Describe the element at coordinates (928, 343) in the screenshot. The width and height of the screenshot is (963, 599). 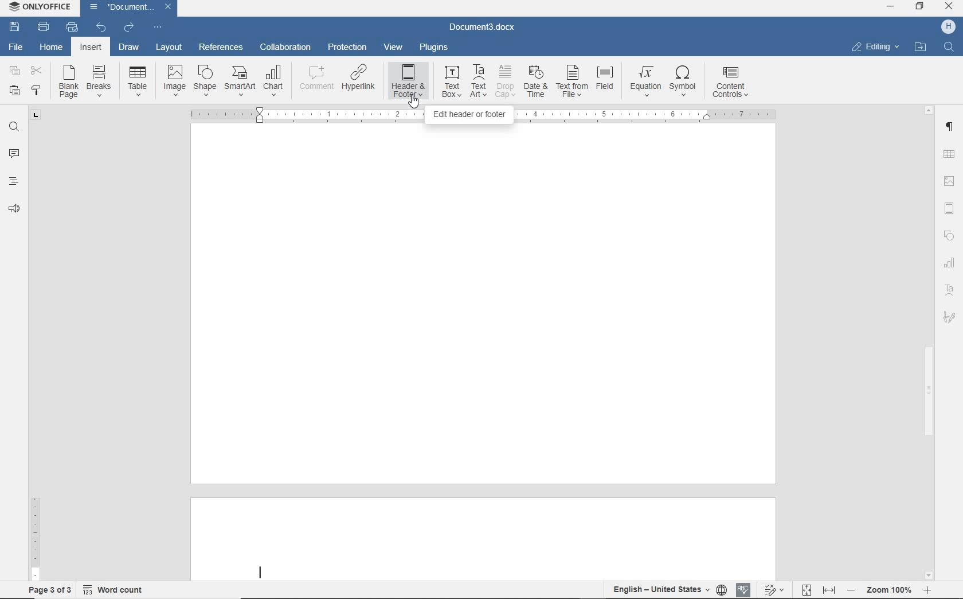
I see `SCROLLBAR` at that location.